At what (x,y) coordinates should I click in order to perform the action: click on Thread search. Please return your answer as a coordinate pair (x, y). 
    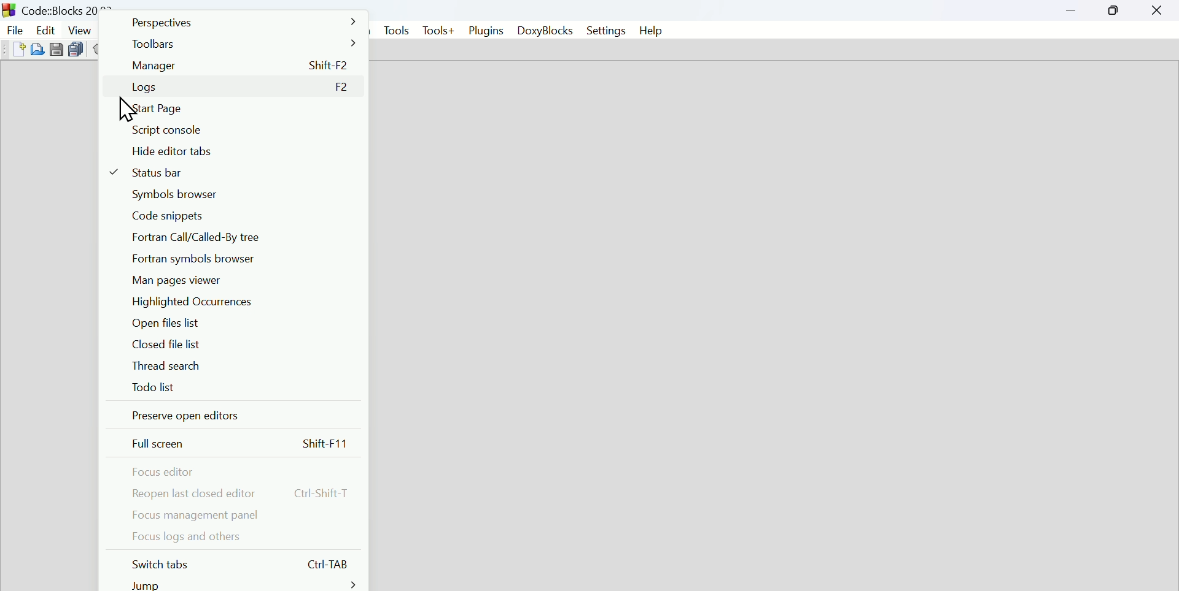
    Looking at the image, I should click on (244, 365).